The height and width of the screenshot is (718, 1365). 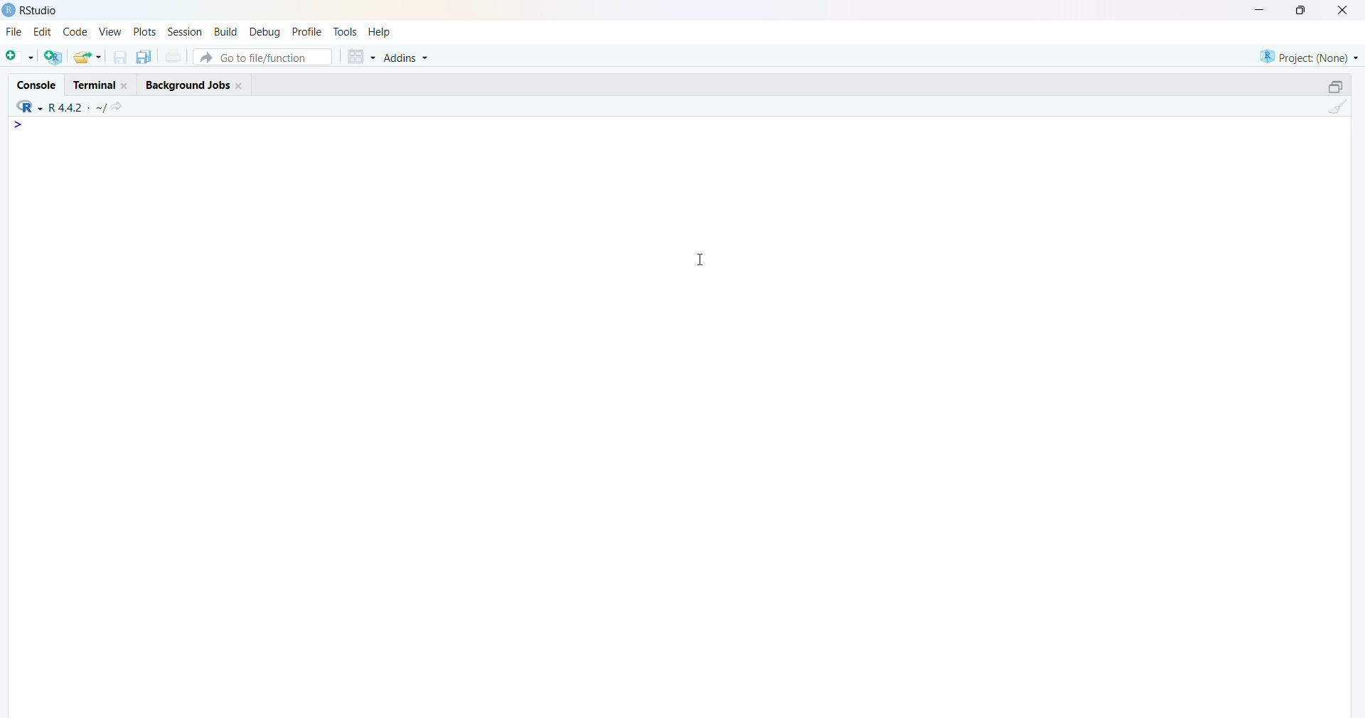 What do you see at coordinates (38, 85) in the screenshot?
I see `console` at bounding box center [38, 85].